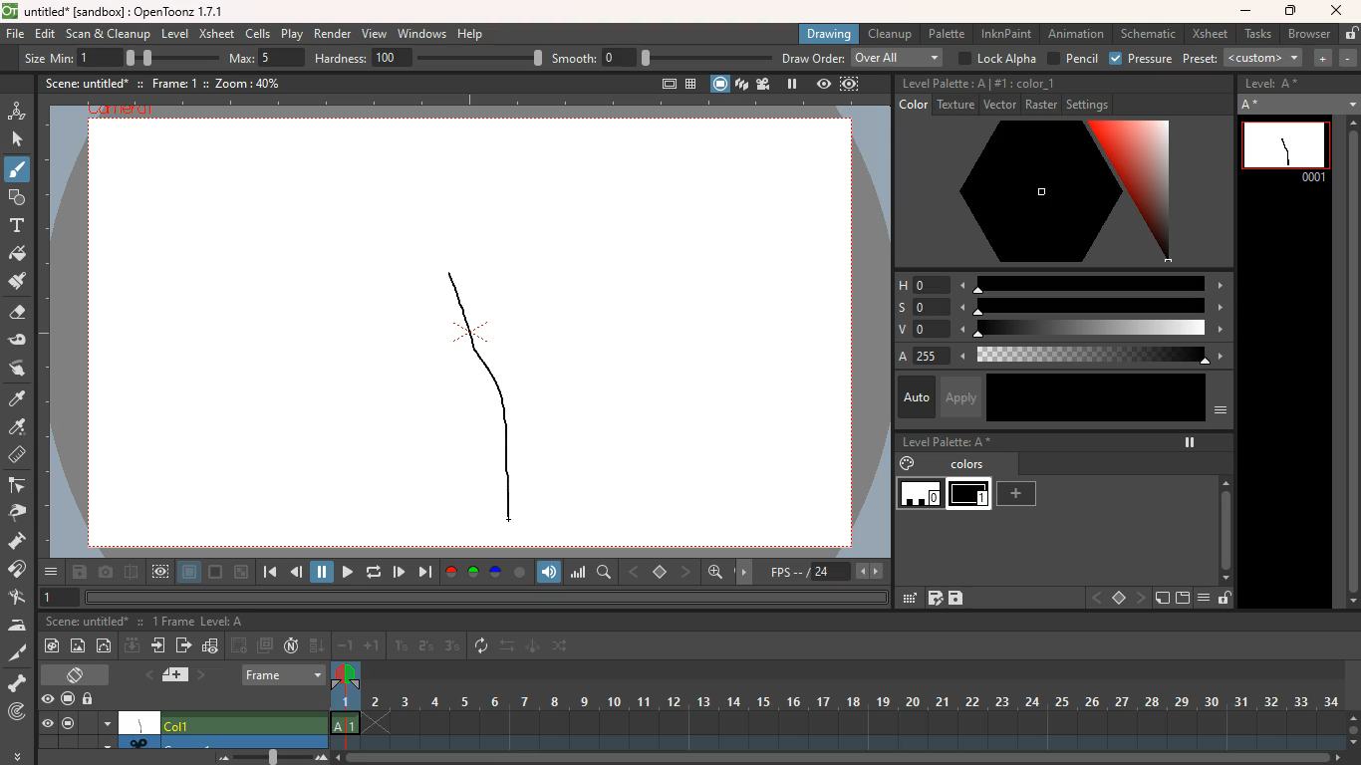  I want to click on canvas, so click(140, 722).